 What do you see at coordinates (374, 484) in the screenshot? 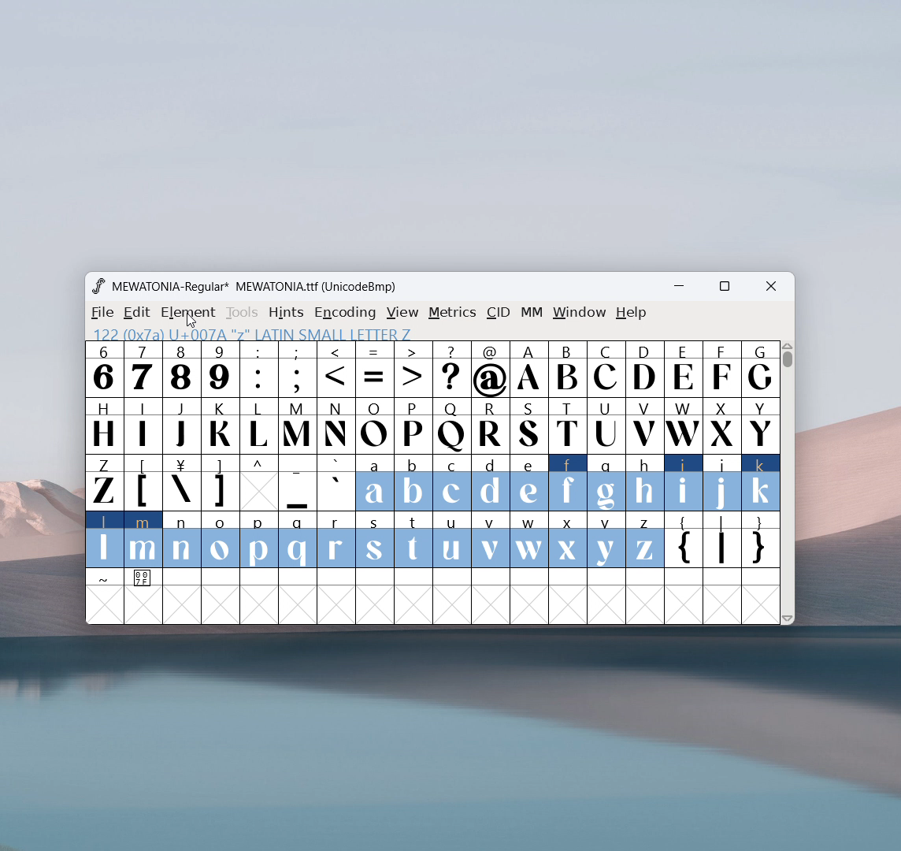
I see `a` at bounding box center [374, 484].